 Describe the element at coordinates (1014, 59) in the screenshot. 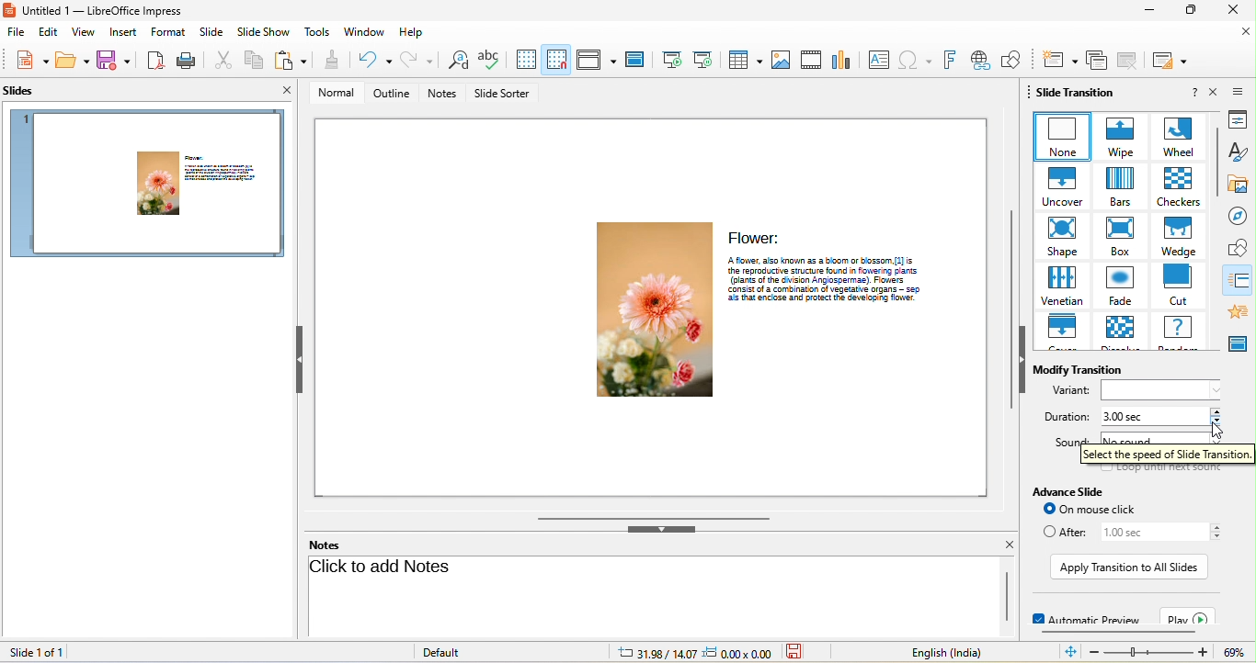

I see `show draw function` at that location.